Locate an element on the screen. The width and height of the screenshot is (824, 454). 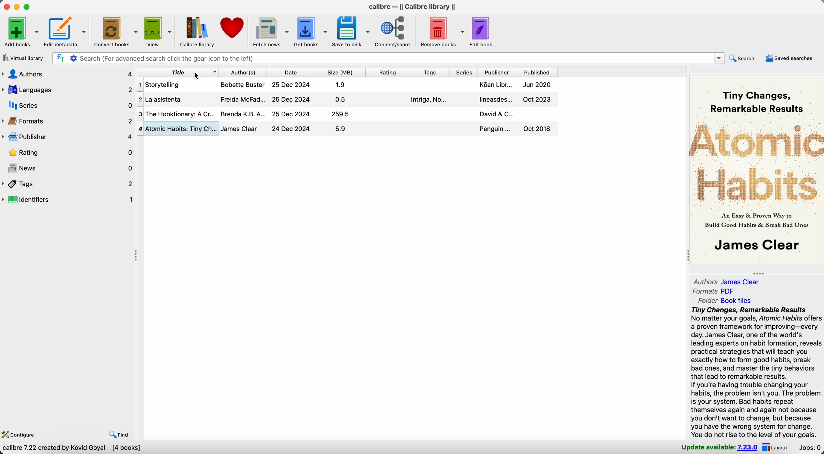
remove books is located at coordinates (441, 31).